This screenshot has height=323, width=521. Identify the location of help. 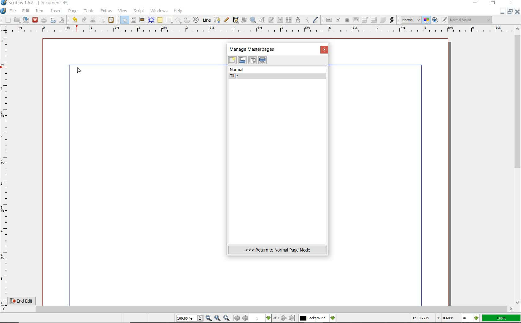
(178, 11).